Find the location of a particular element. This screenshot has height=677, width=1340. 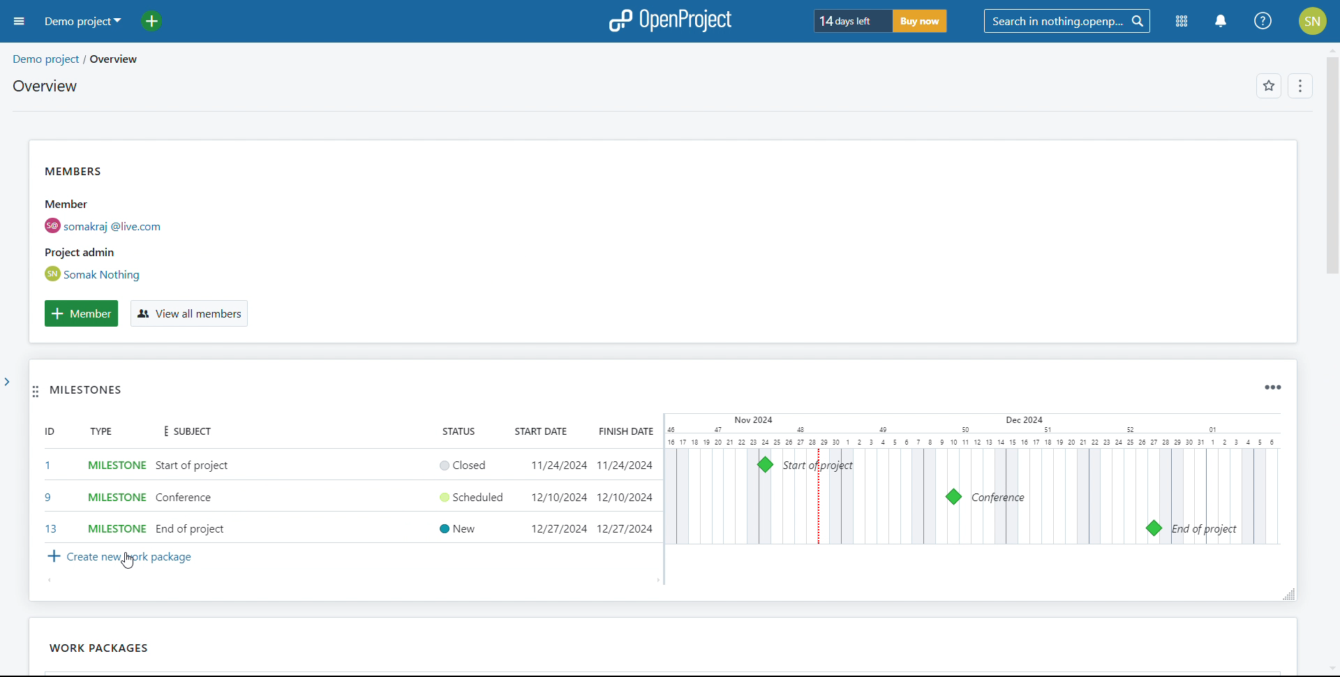

overview is located at coordinates (44, 86).